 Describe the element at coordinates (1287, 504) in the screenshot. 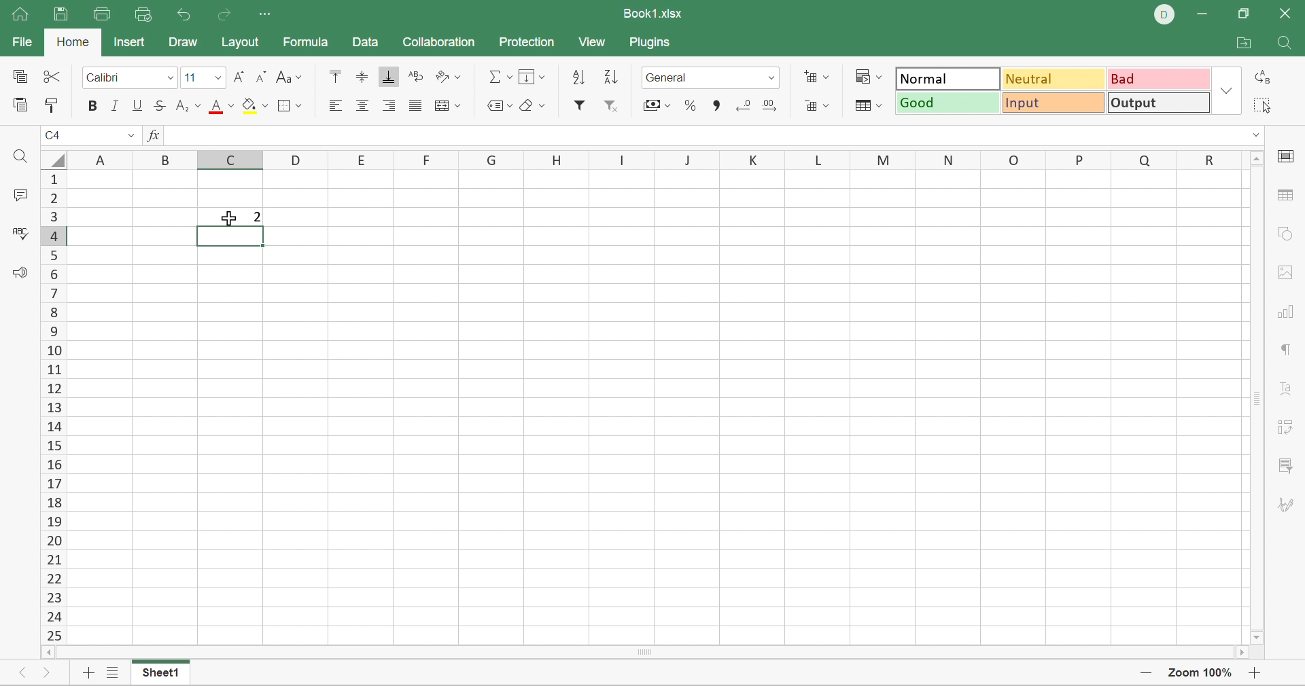

I see `signature settings` at that location.